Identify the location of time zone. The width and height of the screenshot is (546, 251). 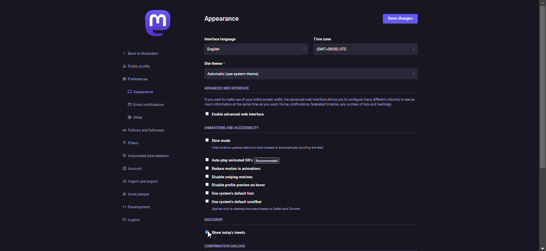
(324, 38).